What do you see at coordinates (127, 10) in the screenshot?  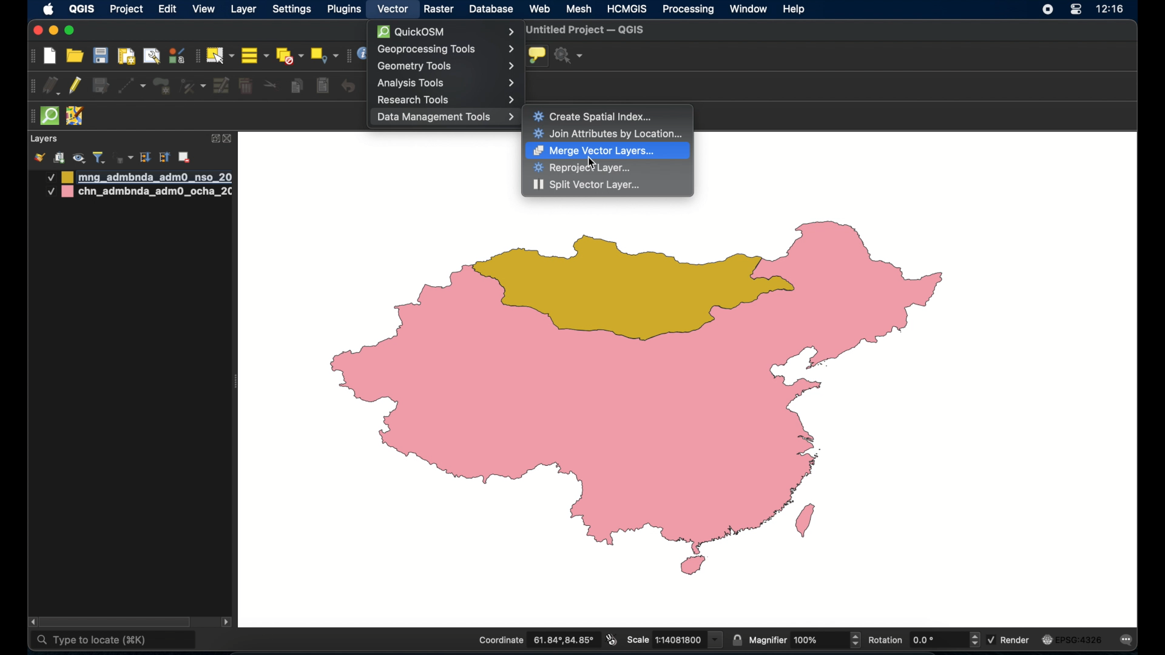 I see `project` at bounding box center [127, 10].